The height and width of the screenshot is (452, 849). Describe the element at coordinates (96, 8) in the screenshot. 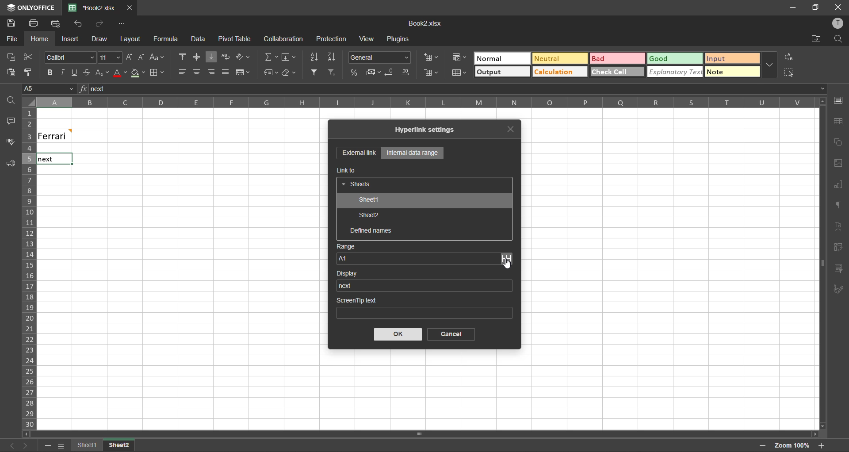

I see `file name` at that location.